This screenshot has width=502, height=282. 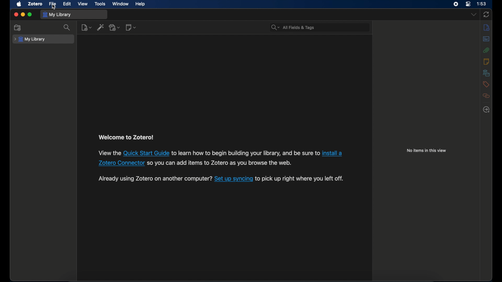 I want to click on cursor, so click(x=54, y=7).